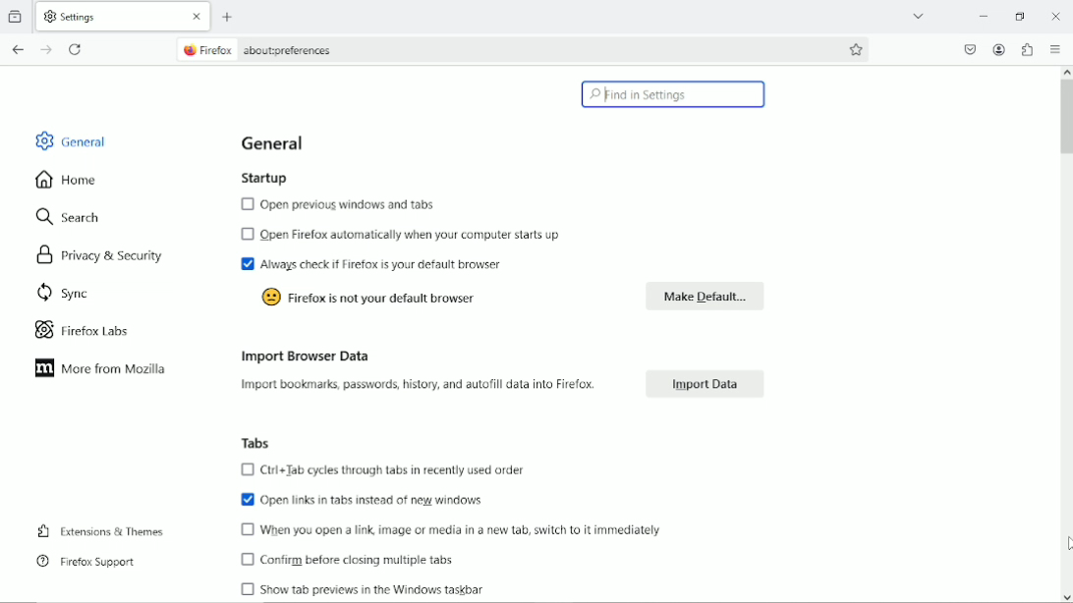 Image resolution: width=1073 pixels, height=603 pixels. What do you see at coordinates (464, 532) in the screenshot?
I see `When you open a link, image or media in a new tab switch to it immediately.` at bounding box center [464, 532].